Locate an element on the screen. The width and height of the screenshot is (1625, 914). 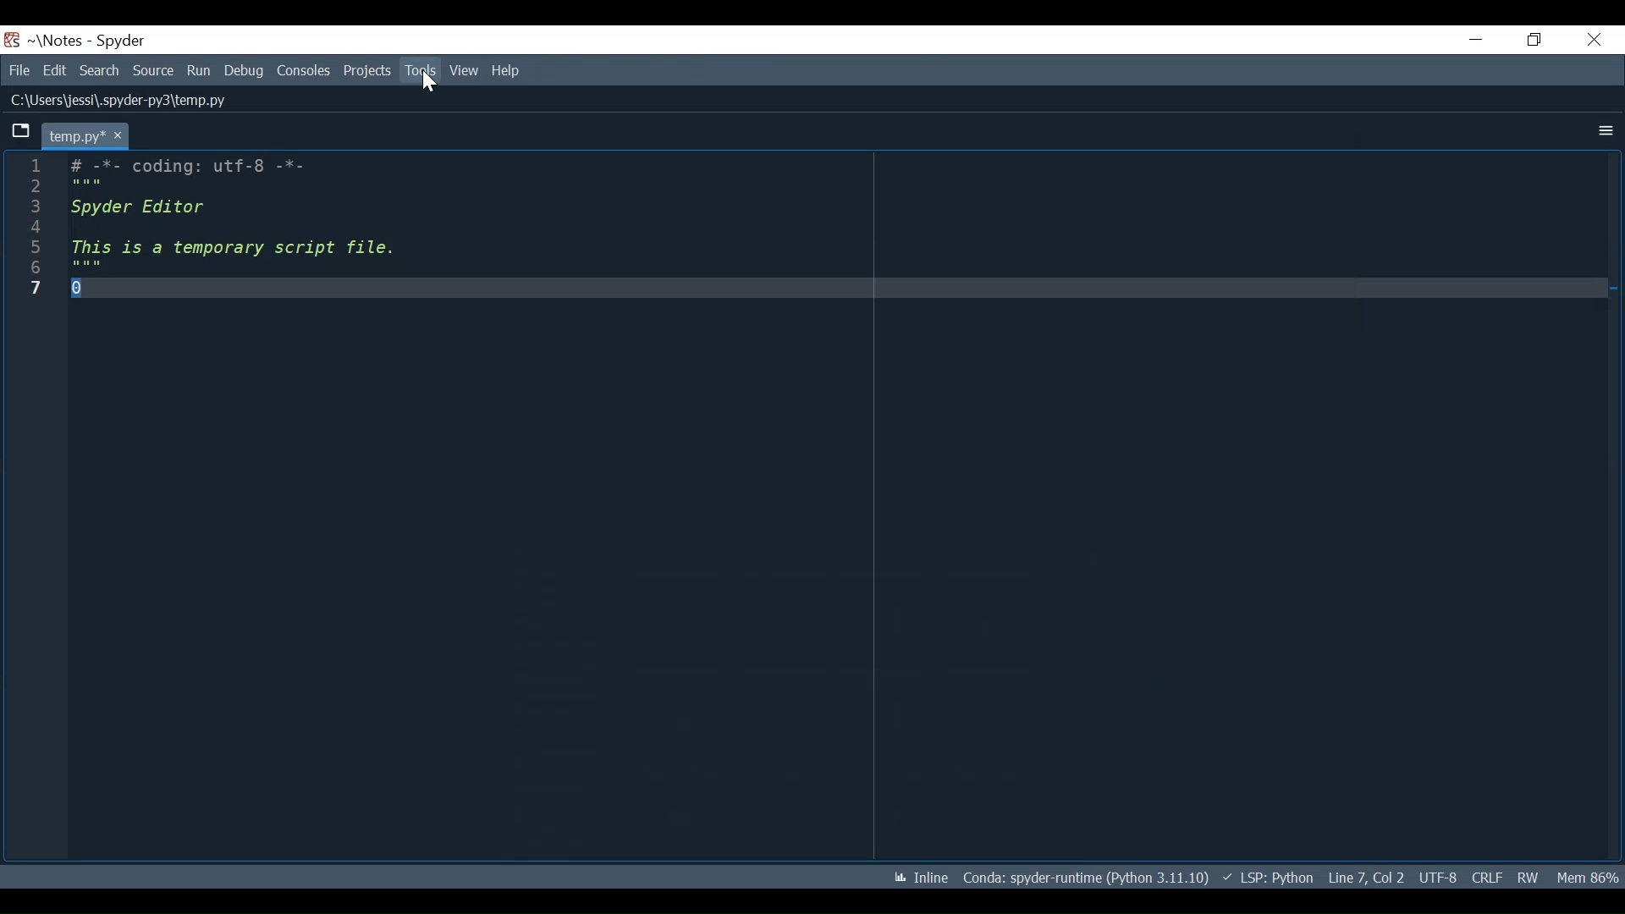
Close is located at coordinates (1593, 37).